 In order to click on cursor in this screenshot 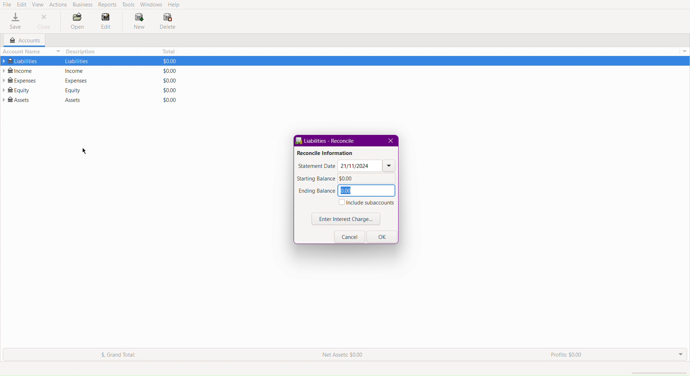, I will do `click(85, 151)`.